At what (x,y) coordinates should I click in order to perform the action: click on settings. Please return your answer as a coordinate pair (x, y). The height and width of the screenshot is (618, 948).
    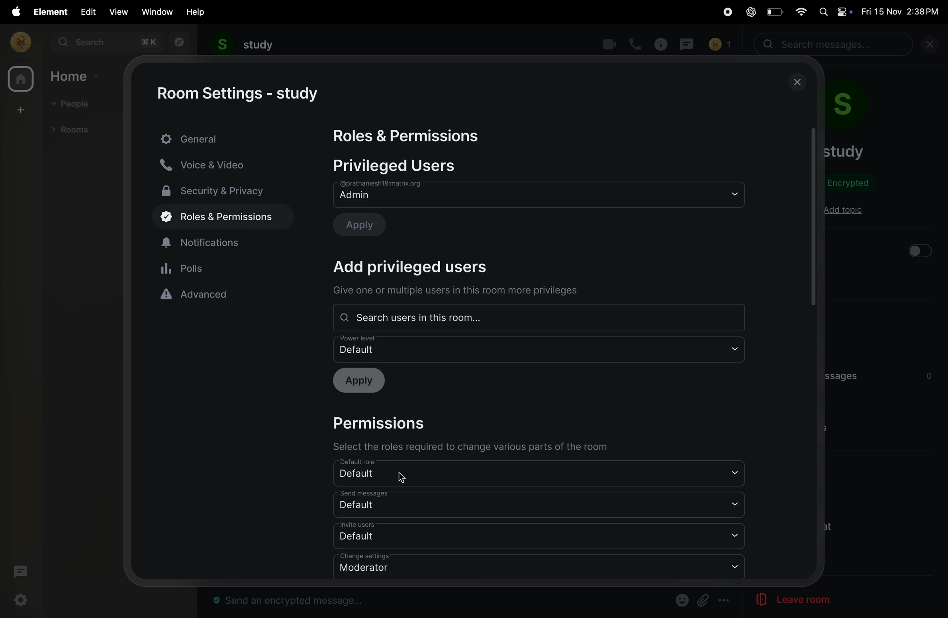
    Looking at the image, I should click on (22, 600).